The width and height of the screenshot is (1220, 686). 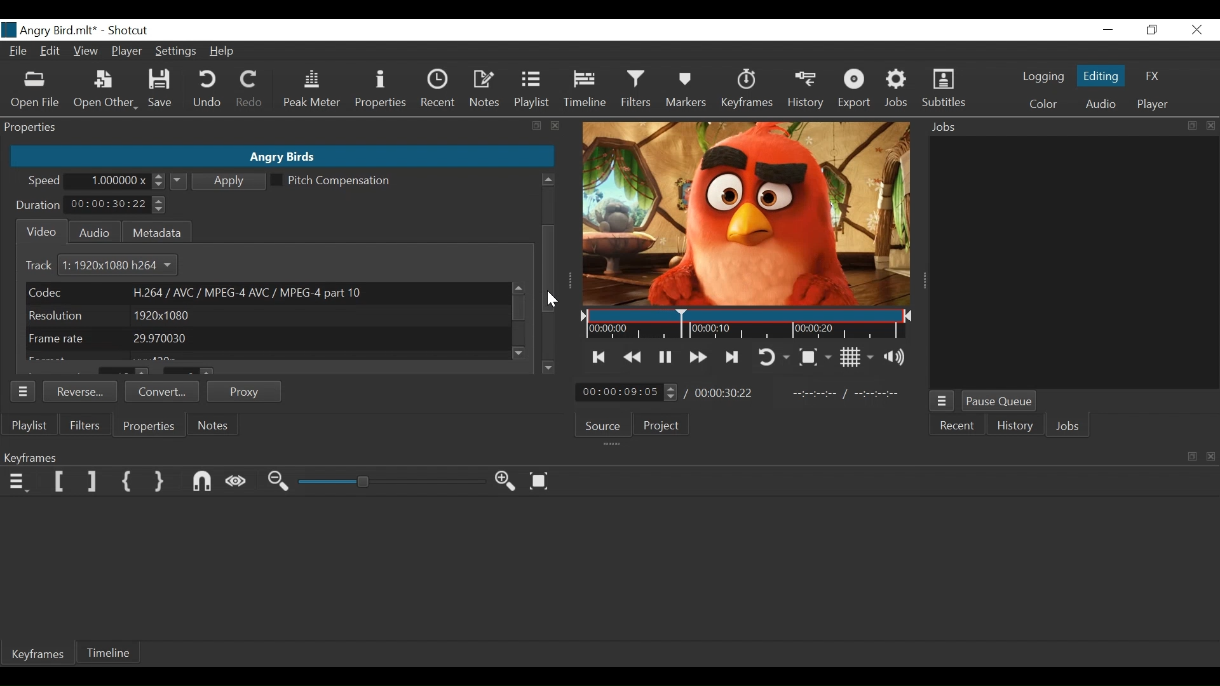 What do you see at coordinates (1152, 30) in the screenshot?
I see `Restore` at bounding box center [1152, 30].